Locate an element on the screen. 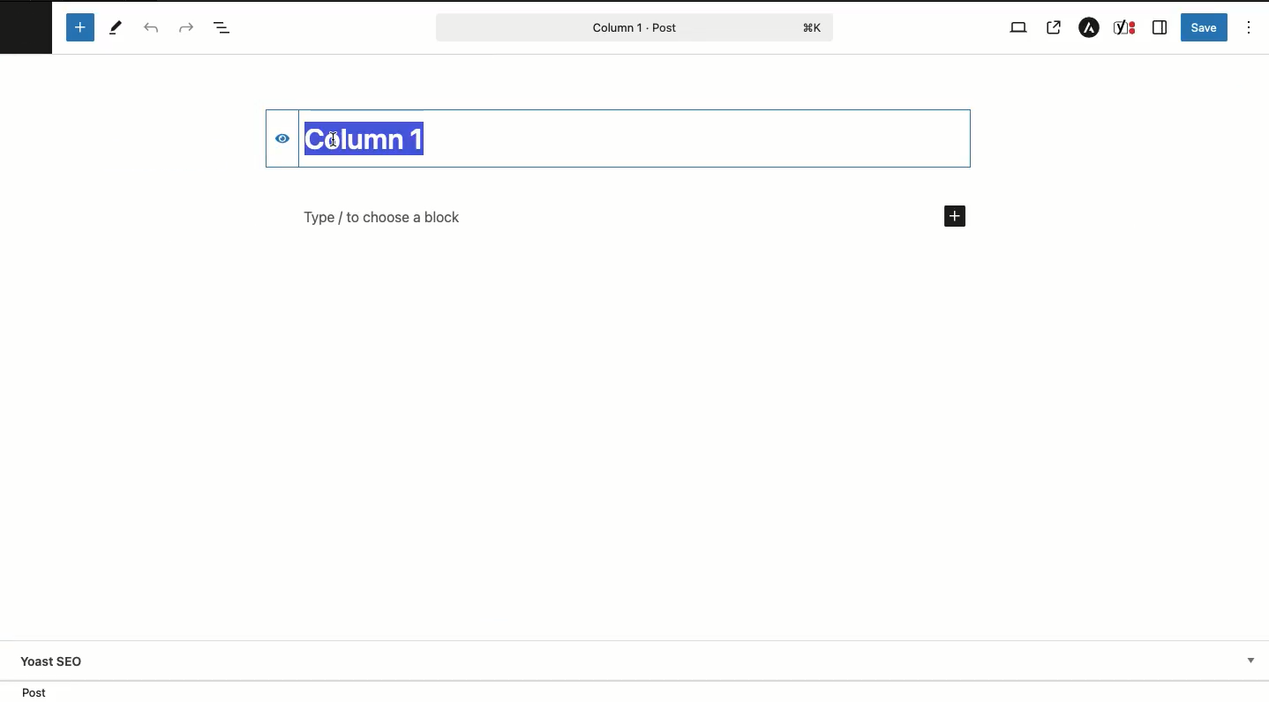 The width and height of the screenshot is (1269, 702). View is located at coordinates (1016, 26).